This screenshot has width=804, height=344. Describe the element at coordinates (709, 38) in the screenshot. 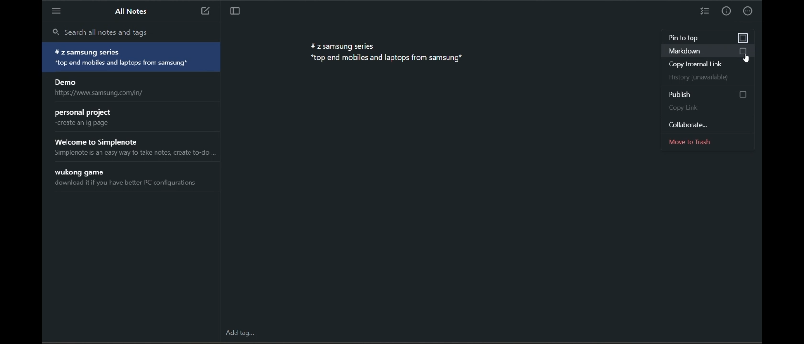

I see `pin to top` at that location.